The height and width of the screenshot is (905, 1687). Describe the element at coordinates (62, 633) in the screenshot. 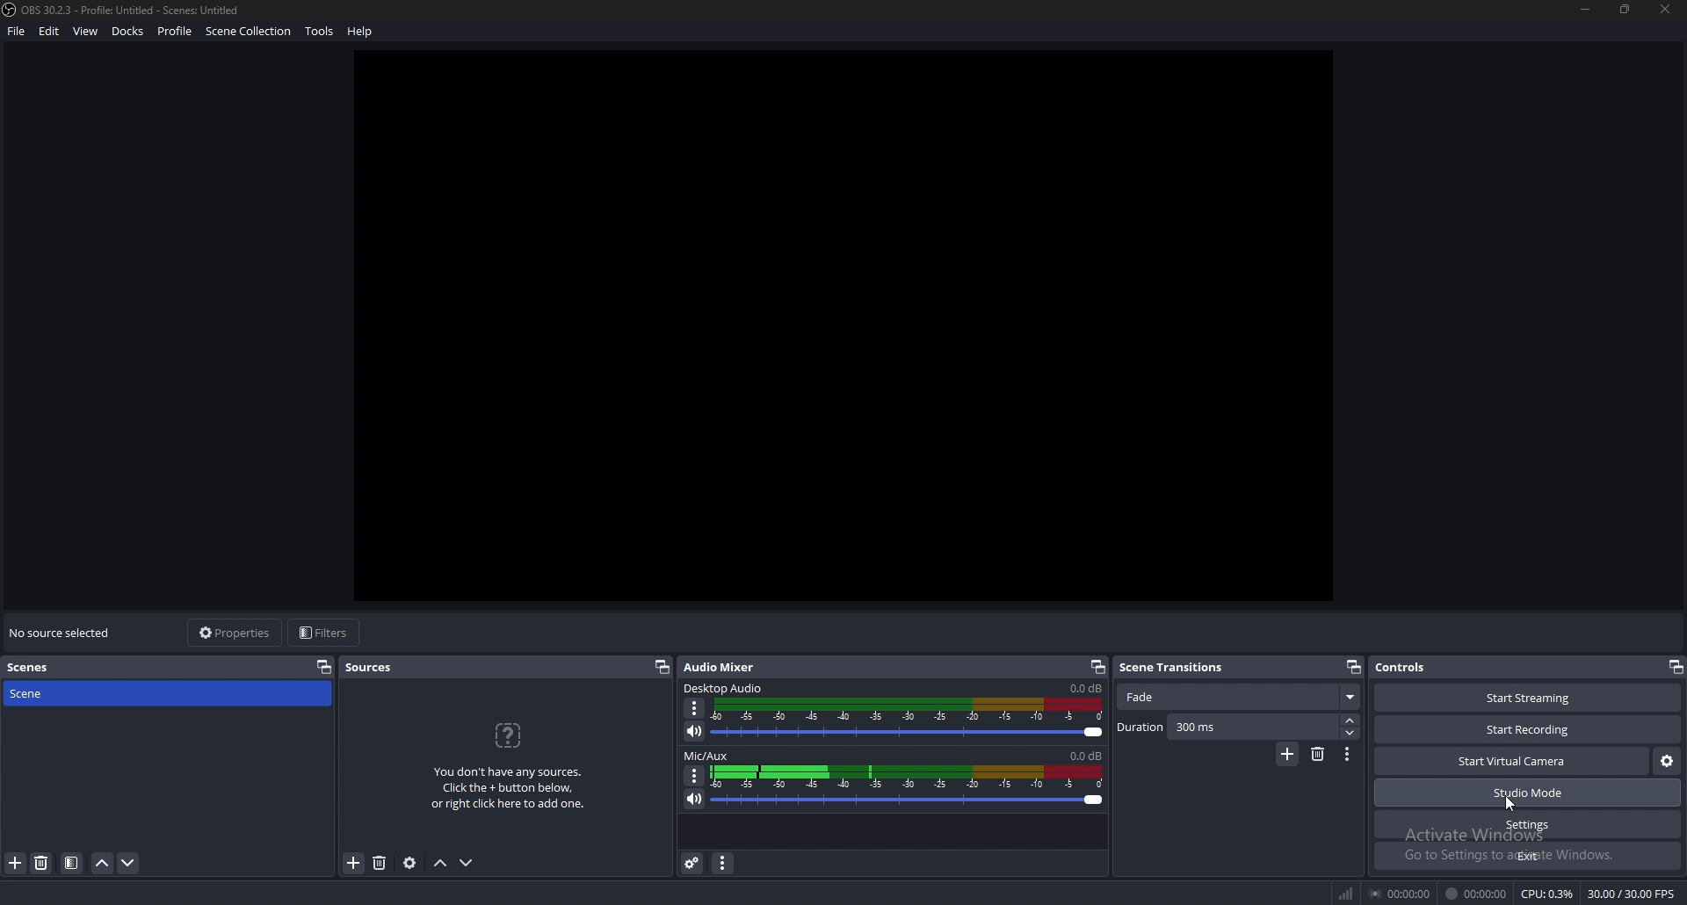

I see `no source selected` at that location.